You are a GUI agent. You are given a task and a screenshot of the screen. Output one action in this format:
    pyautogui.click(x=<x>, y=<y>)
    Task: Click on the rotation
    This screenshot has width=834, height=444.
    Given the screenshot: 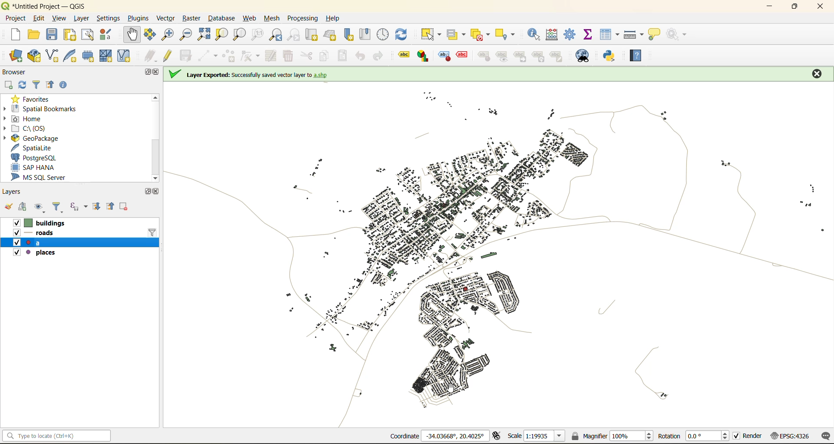 What is the action you would take?
    pyautogui.click(x=694, y=437)
    